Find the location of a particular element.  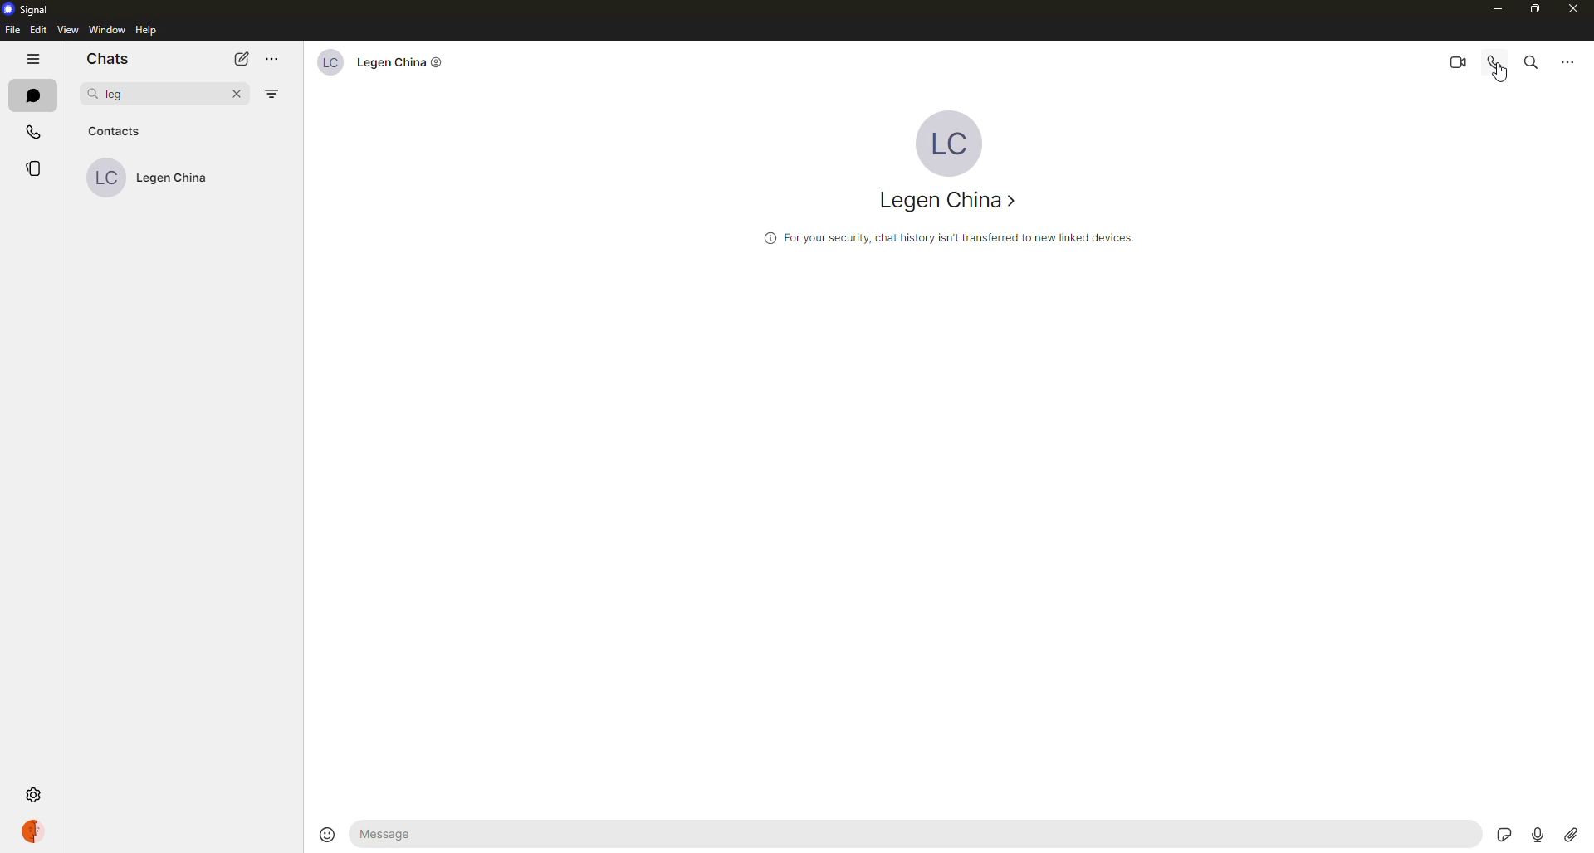

attach is located at coordinates (1571, 834).